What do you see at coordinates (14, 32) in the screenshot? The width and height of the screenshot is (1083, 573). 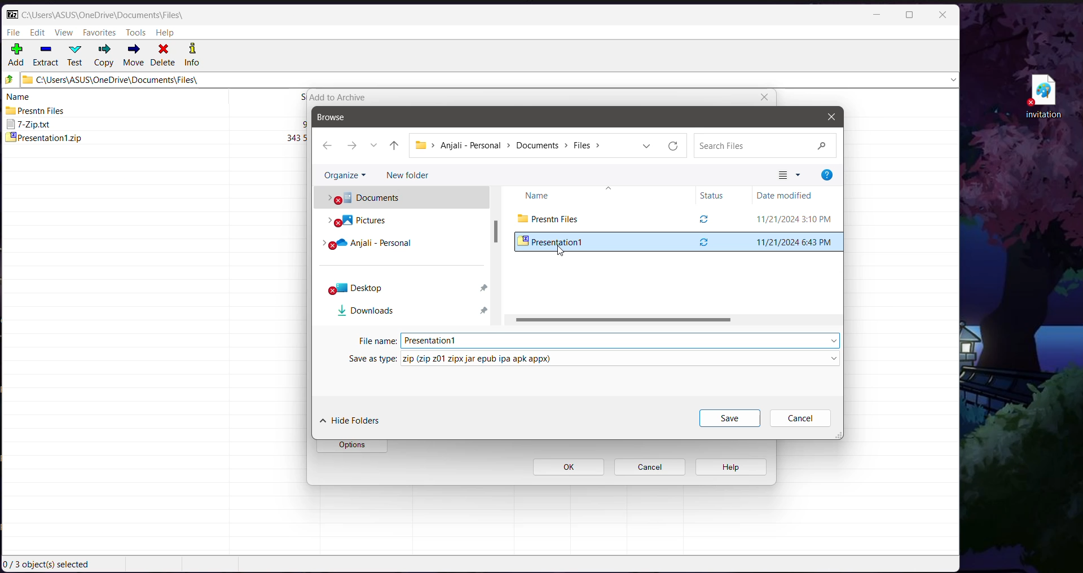 I see `File` at bounding box center [14, 32].